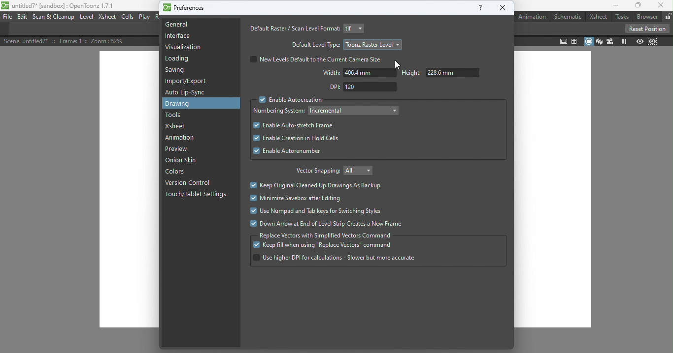 The height and width of the screenshot is (353, 673). Describe the element at coordinates (609, 41) in the screenshot. I see `Camera view` at that location.